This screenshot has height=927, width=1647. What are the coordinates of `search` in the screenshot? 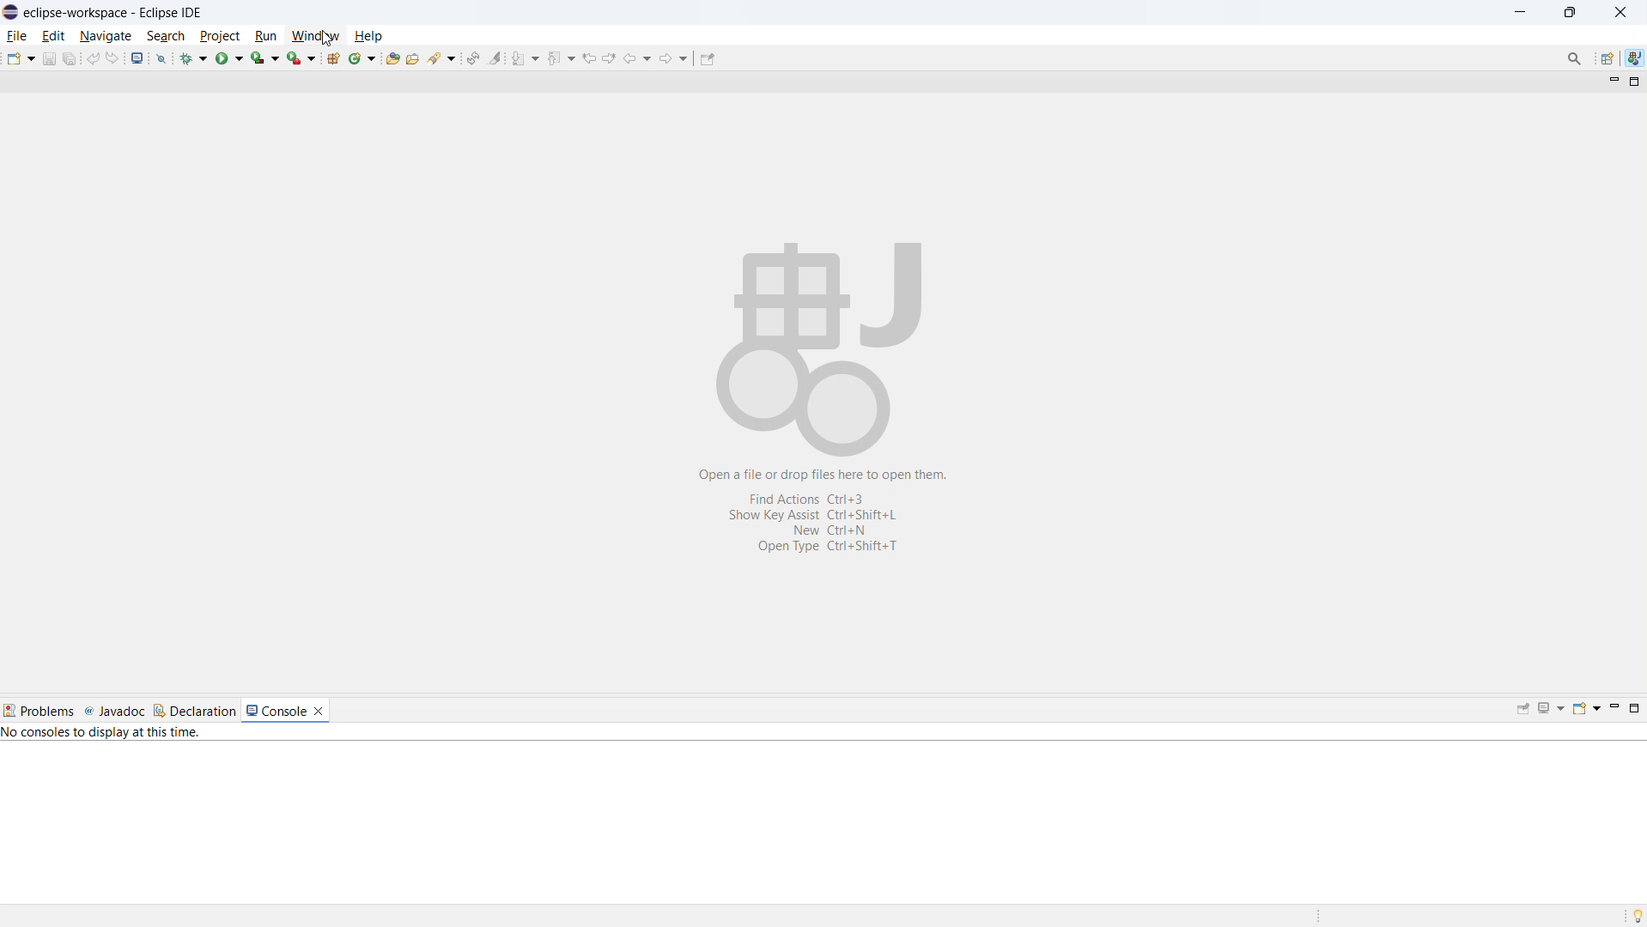 It's located at (167, 36).